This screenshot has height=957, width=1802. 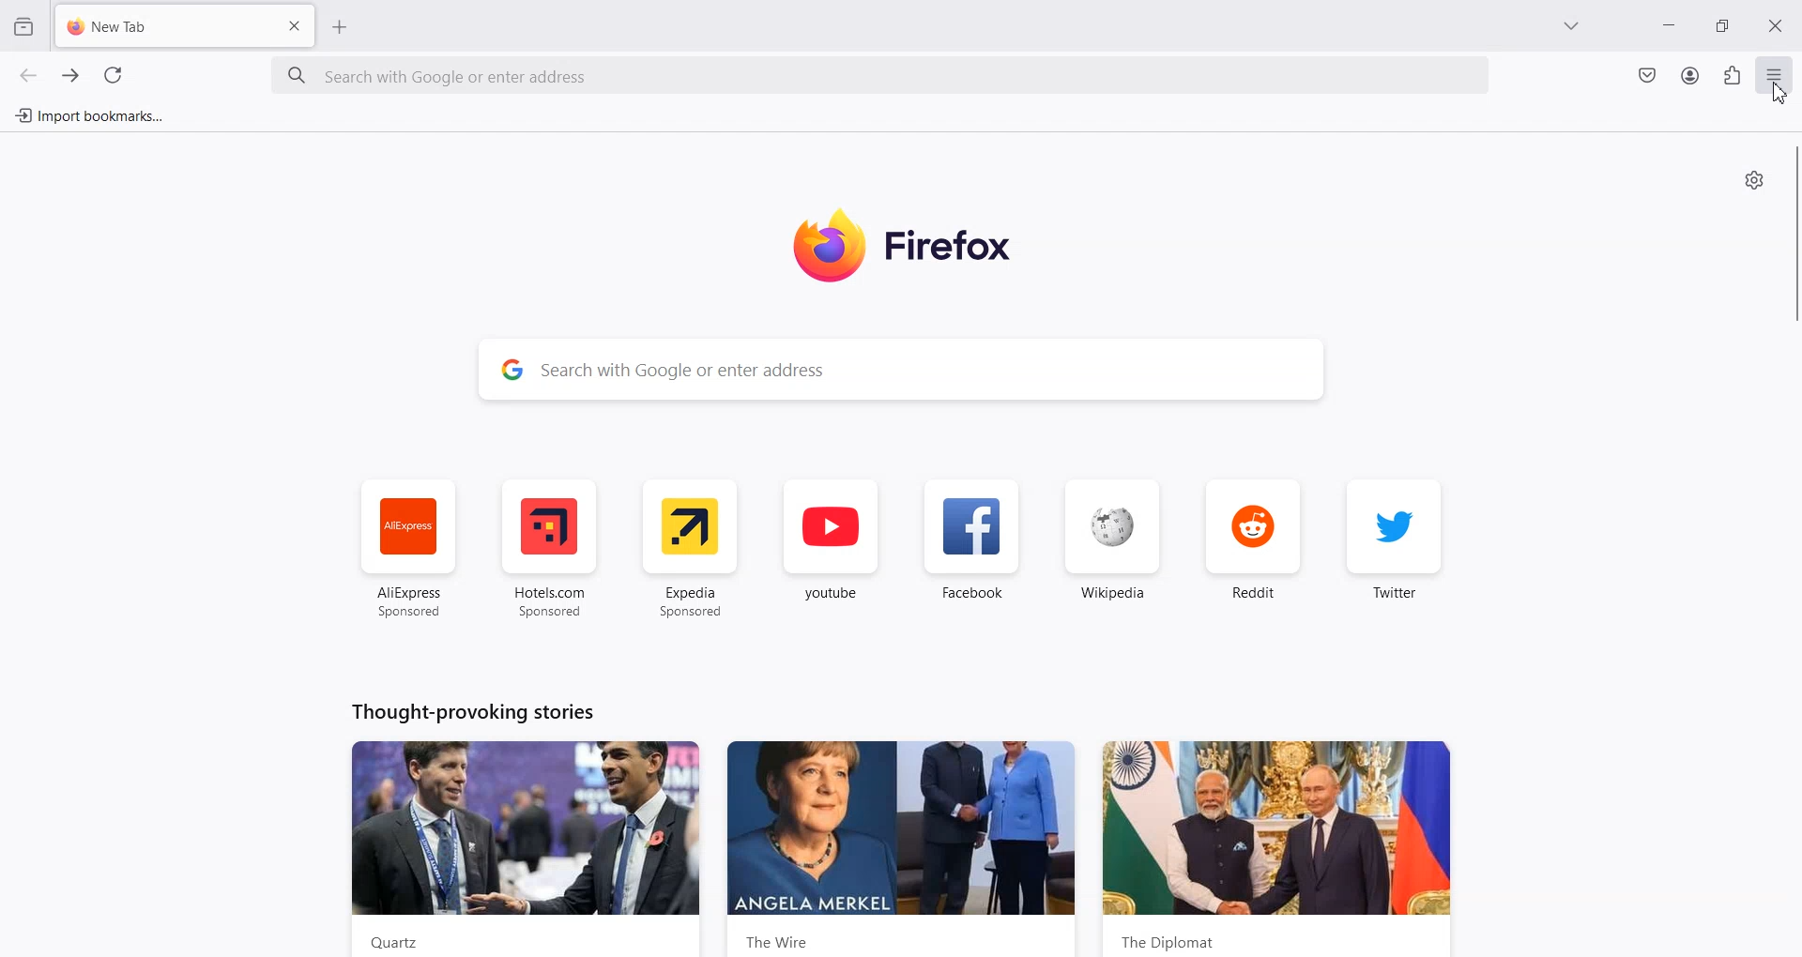 I want to click on Open Application Menu, so click(x=1776, y=70).